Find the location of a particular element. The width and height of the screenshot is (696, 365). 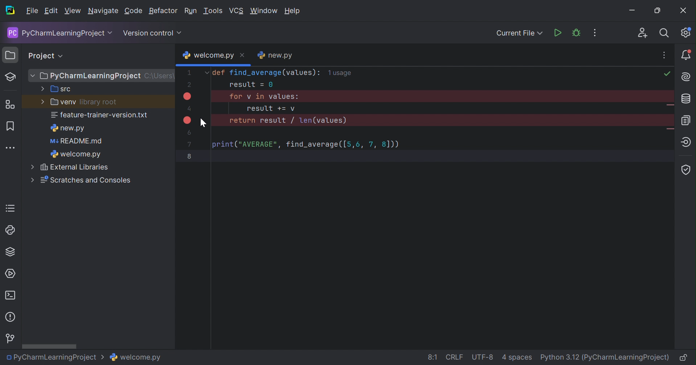

Coverage is located at coordinates (687, 169).